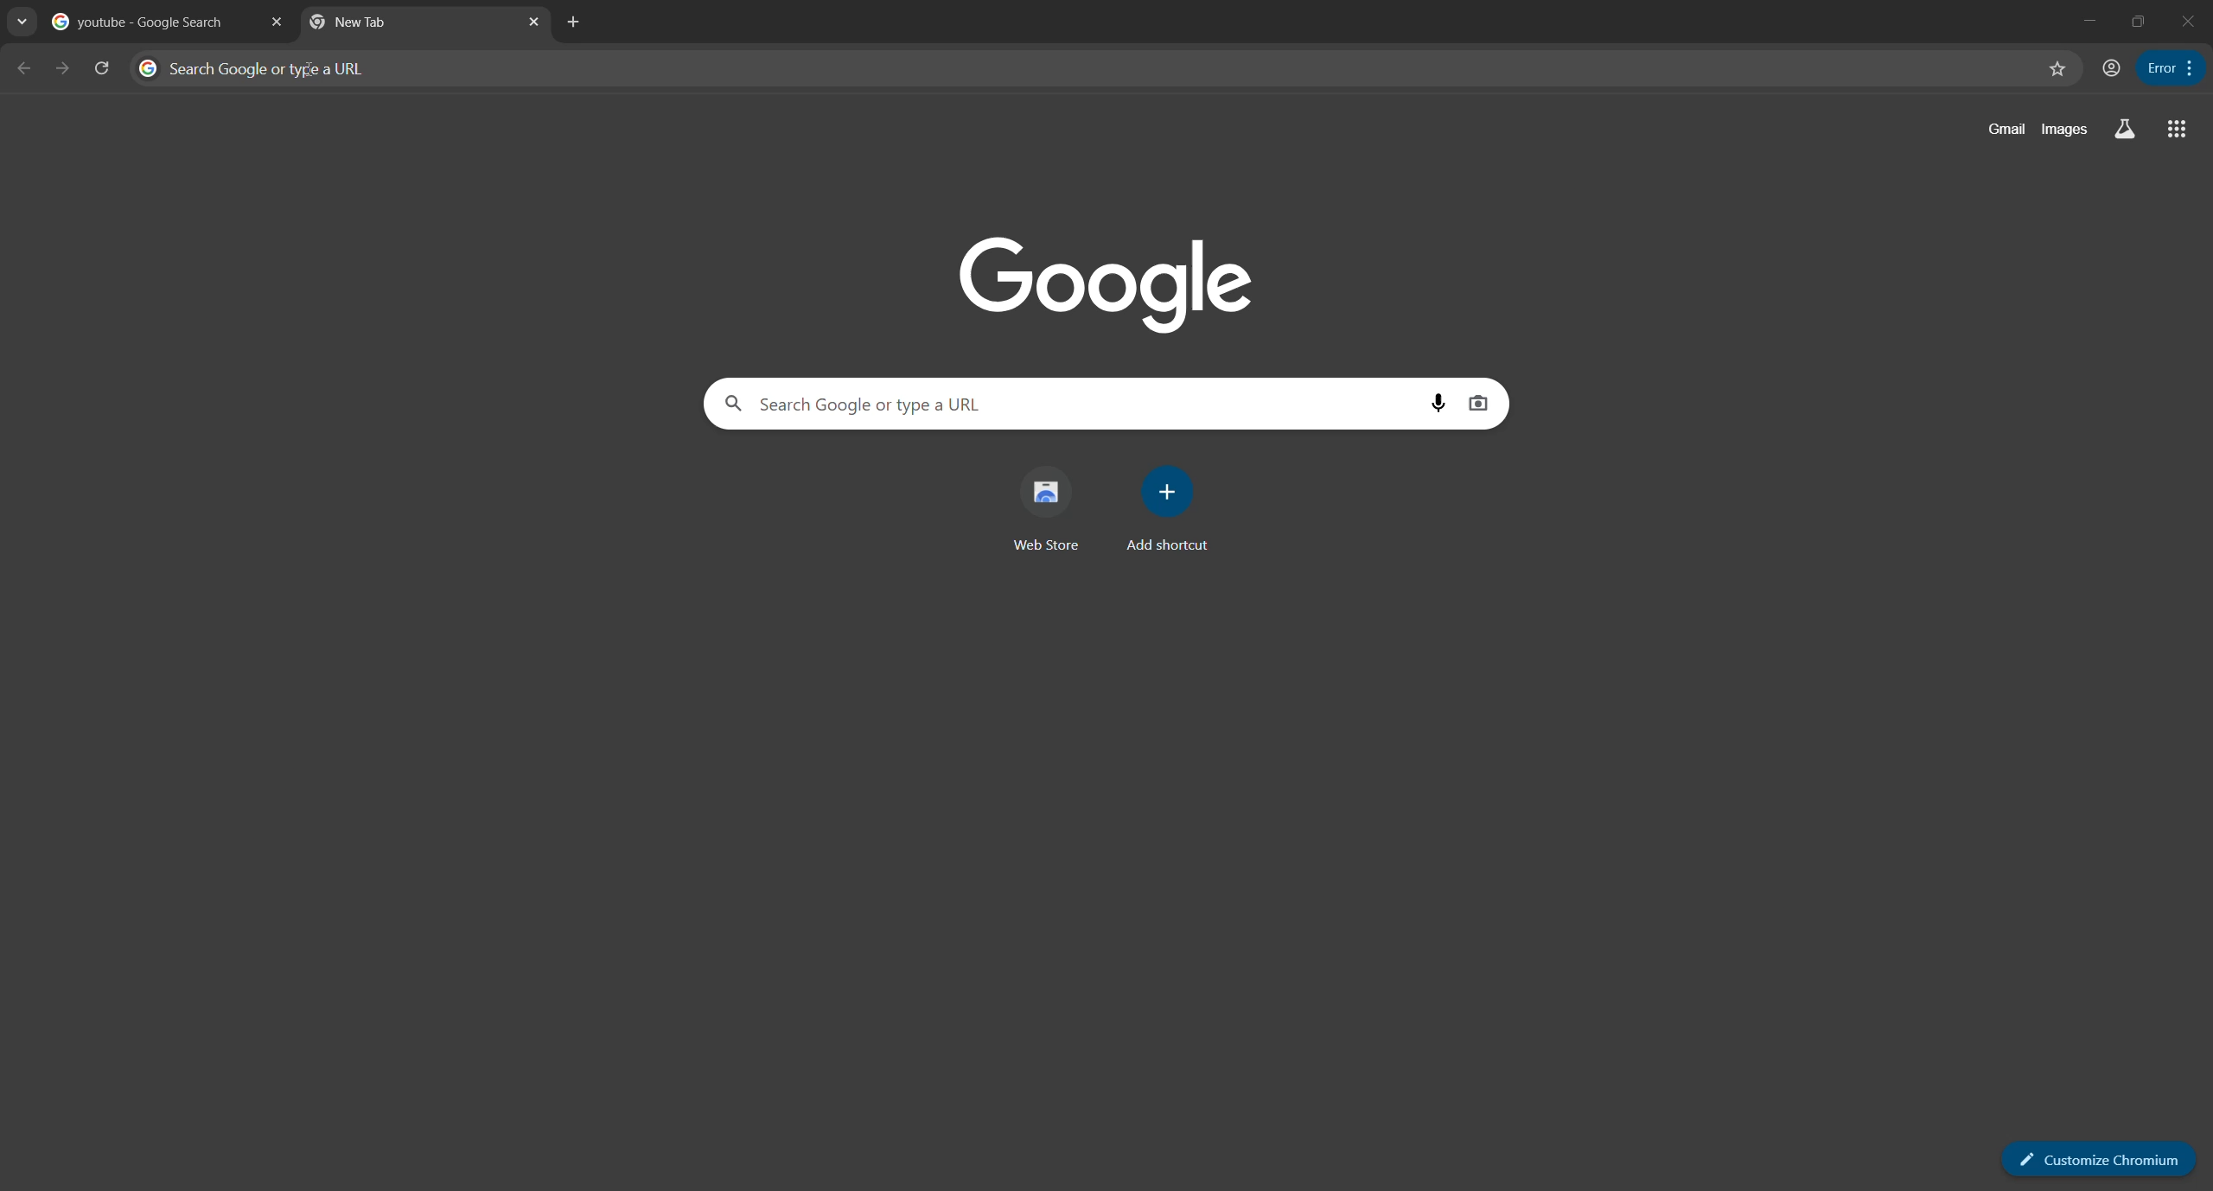 The image size is (2213, 1191). What do you see at coordinates (1440, 404) in the screenshot?
I see `search by voice` at bounding box center [1440, 404].